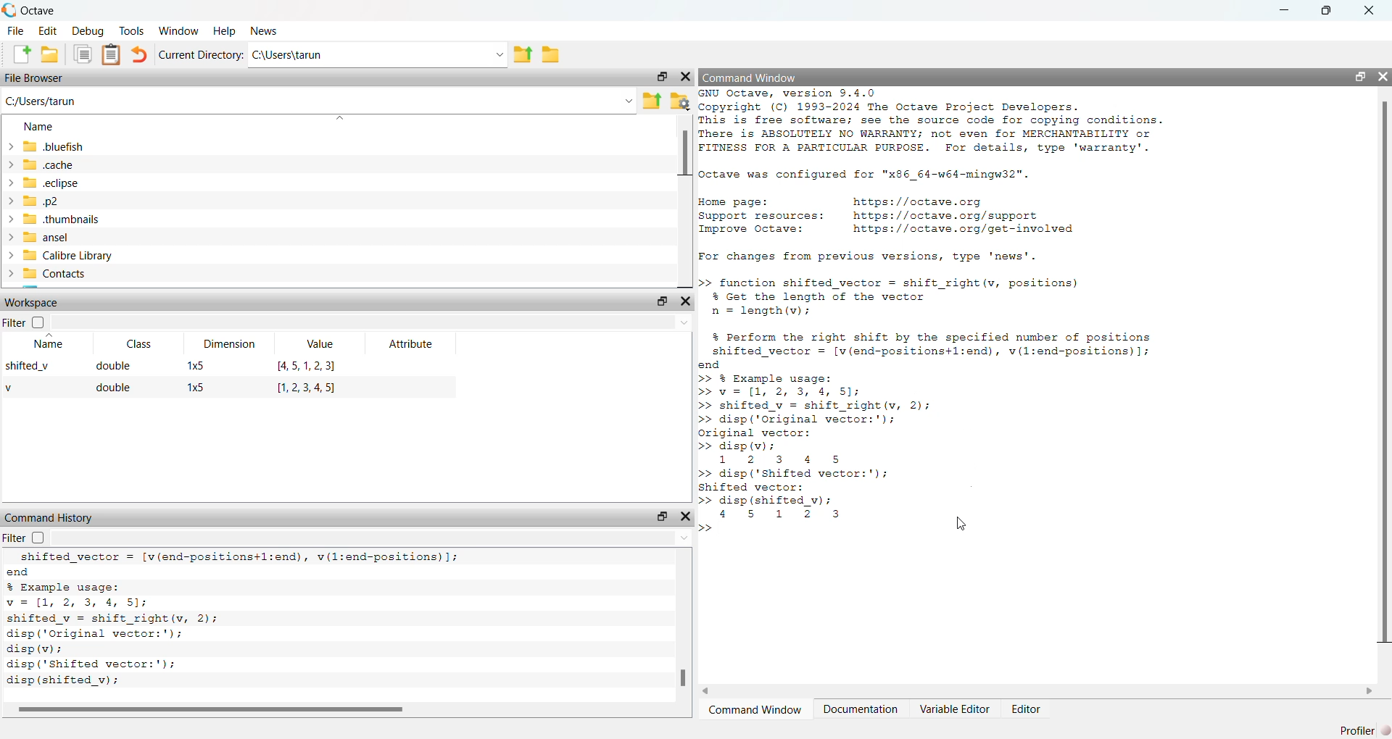  I want to click on value, so click(318, 343).